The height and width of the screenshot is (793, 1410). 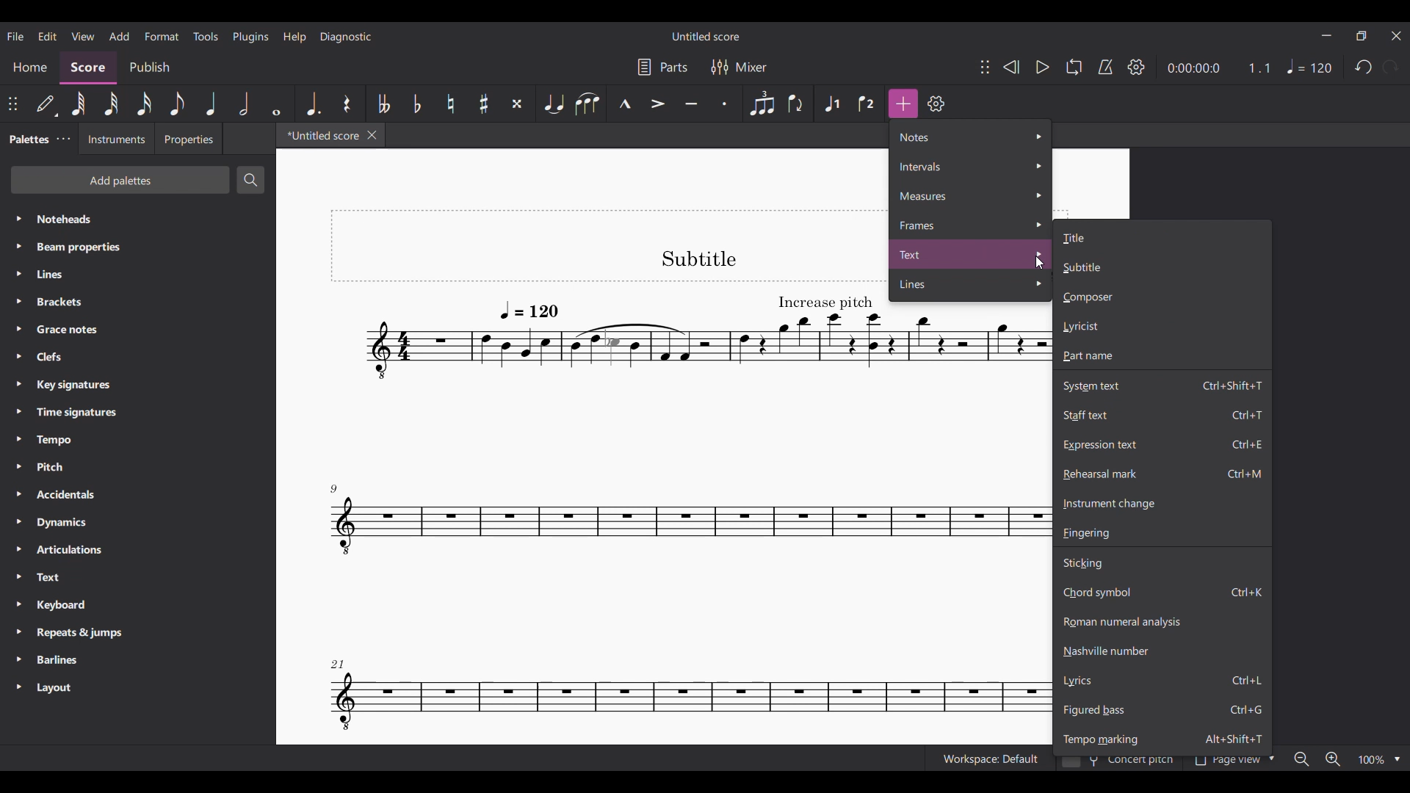 I want to click on Quarter note, so click(x=211, y=104).